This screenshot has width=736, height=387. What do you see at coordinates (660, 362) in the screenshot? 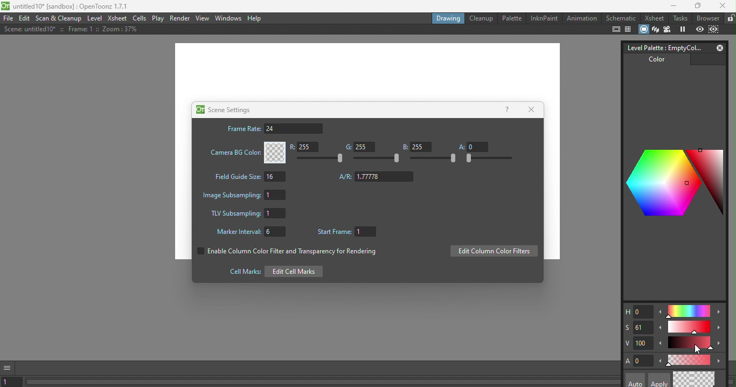
I see `Decrease` at bounding box center [660, 362].